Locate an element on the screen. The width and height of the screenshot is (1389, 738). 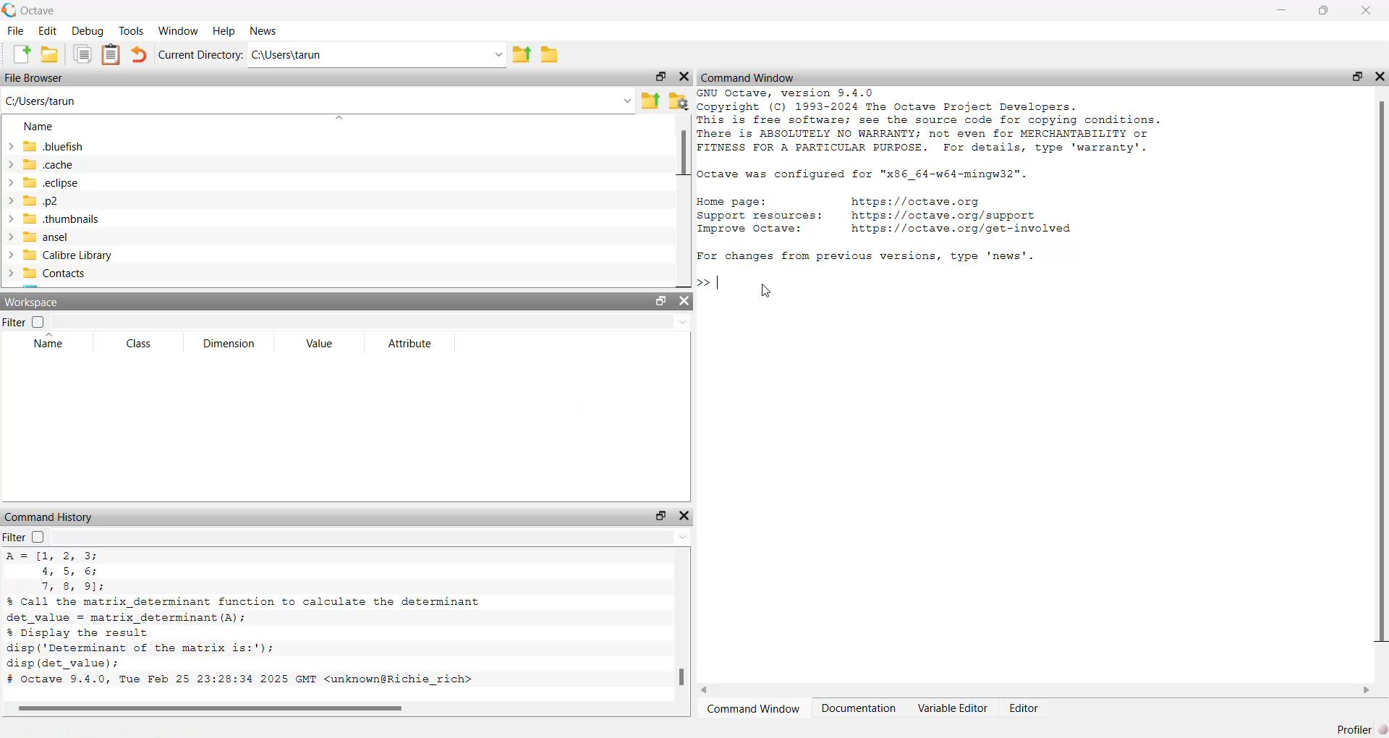
maximize is located at coordinates (658, 302).